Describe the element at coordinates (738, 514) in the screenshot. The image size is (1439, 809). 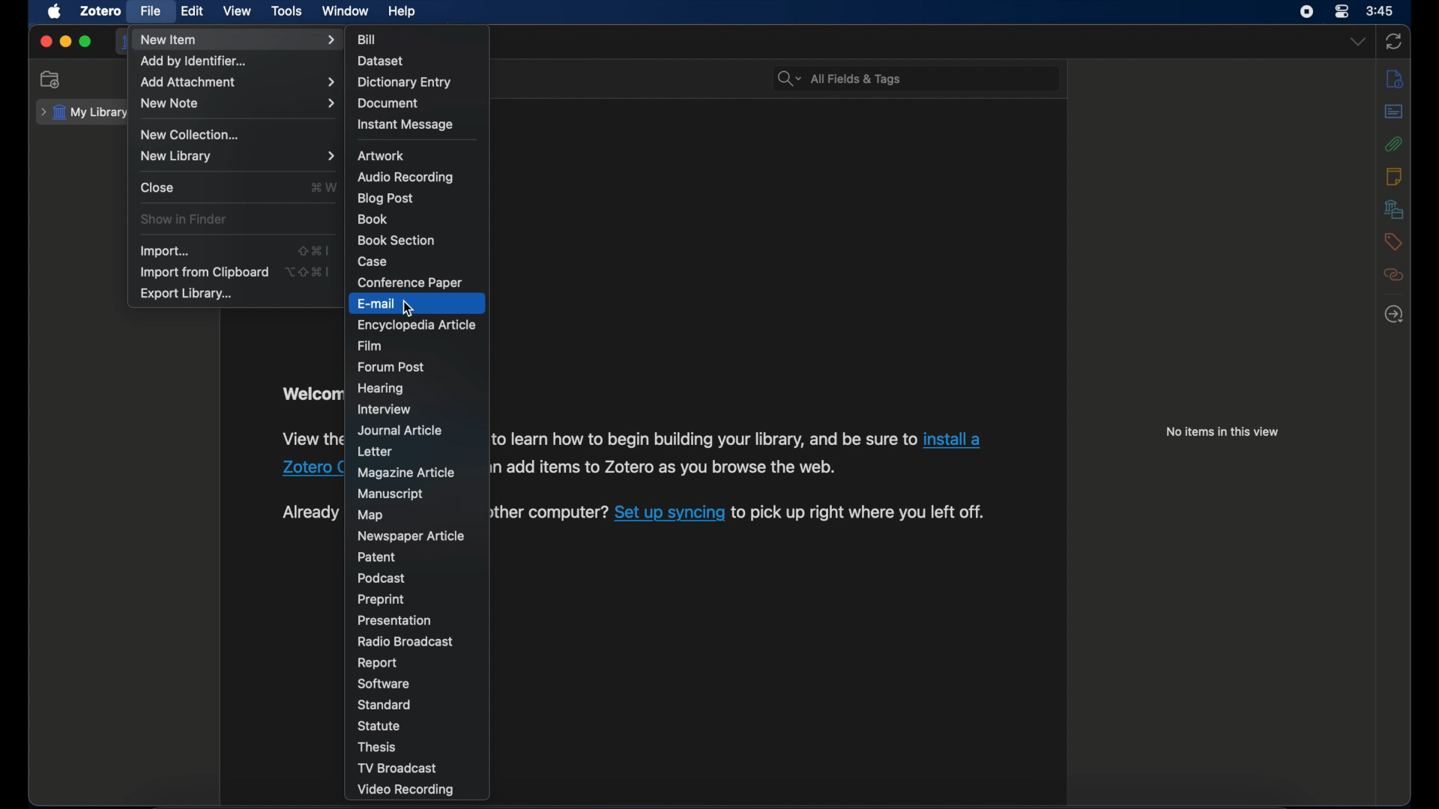
I see `syncing instruction` at that location.